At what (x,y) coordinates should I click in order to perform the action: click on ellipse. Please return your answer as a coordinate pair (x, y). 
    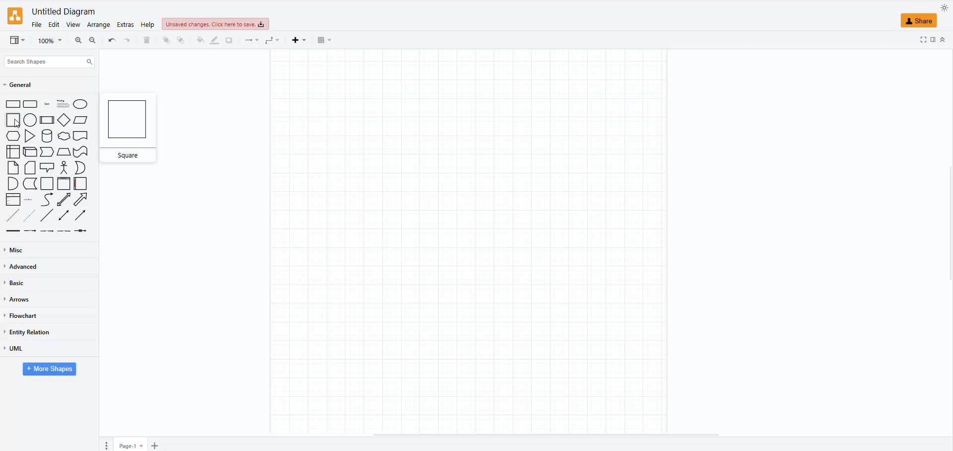
    Looking at the image, I should click on (80, 104).